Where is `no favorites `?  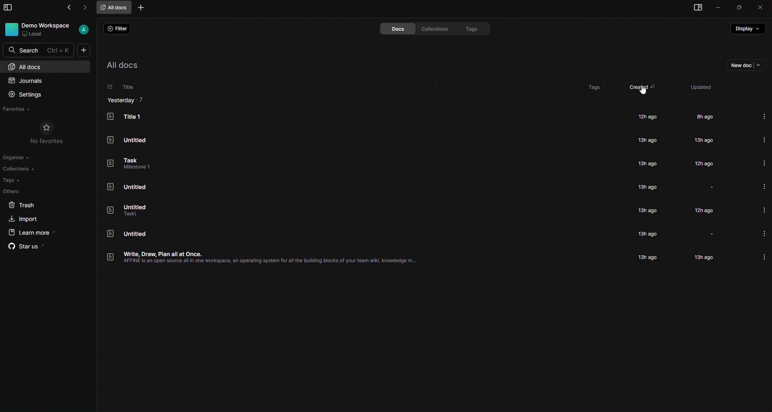
no favorites  is located at coordinates (51, 133).